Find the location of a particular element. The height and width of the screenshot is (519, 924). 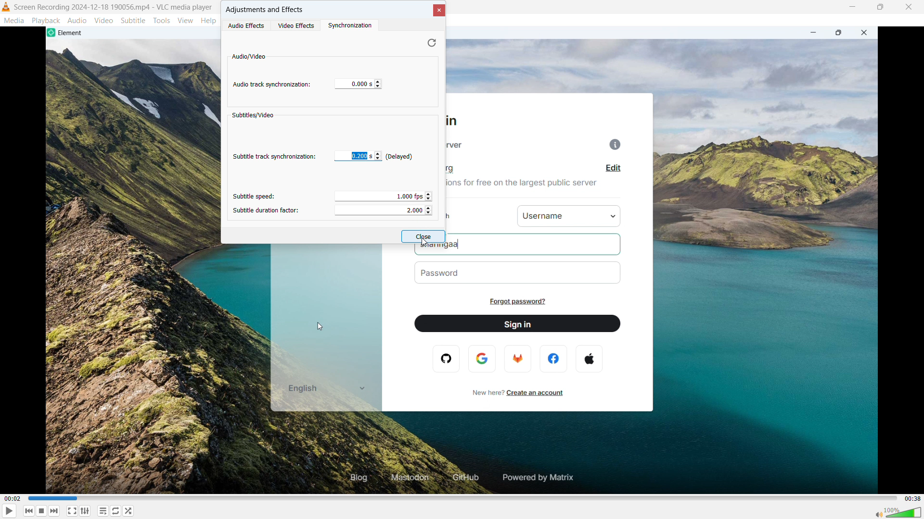

toggle playlist is located at coordinates (103, 511).